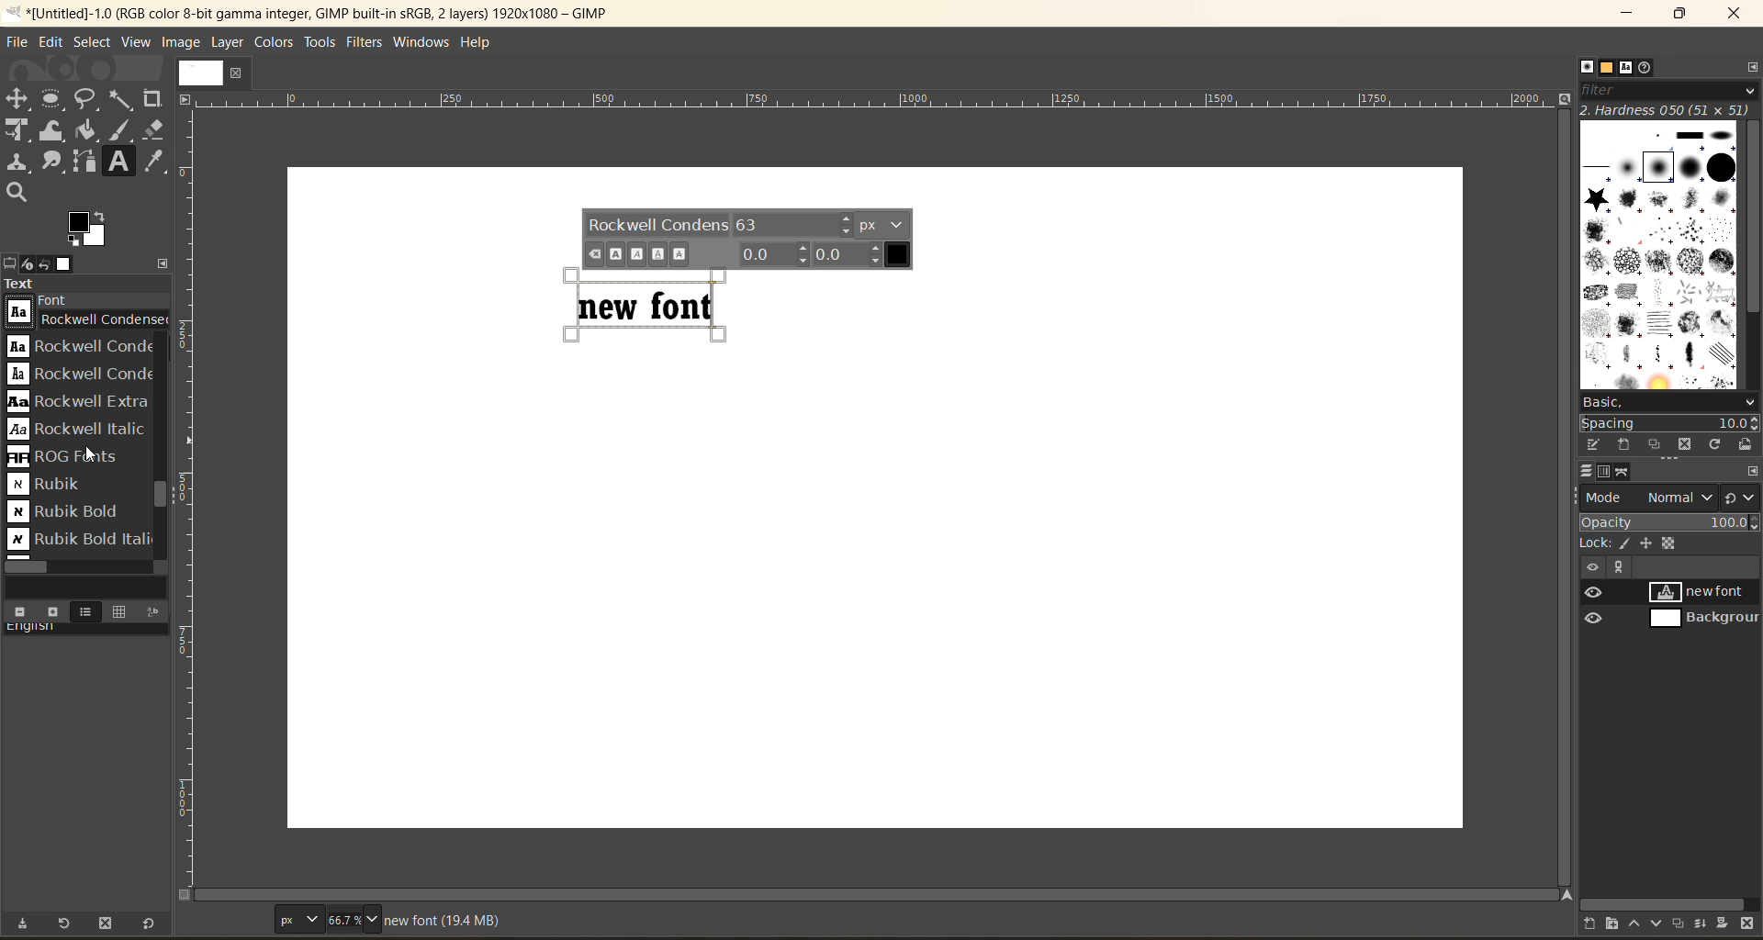  Describe the element at coordinates (1751, 66) in the screenshot. I see `configure` at that location.